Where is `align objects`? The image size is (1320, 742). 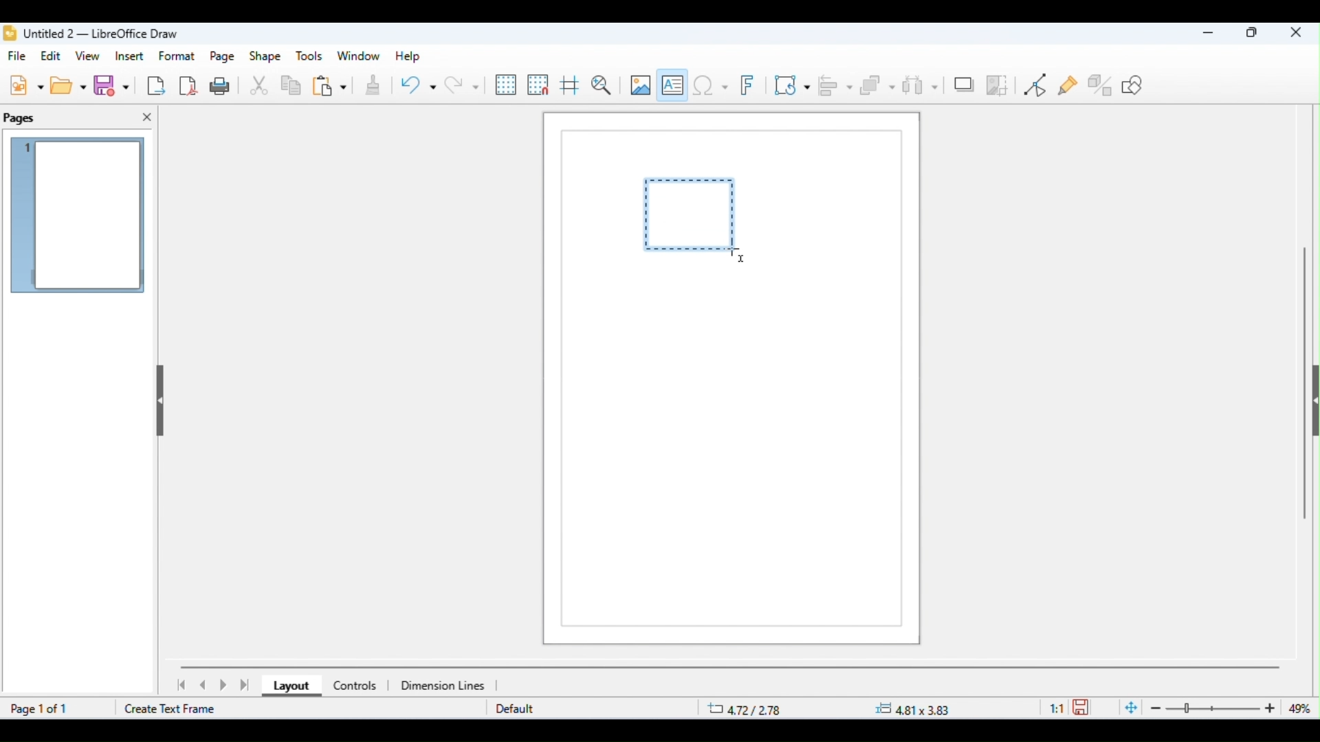
align objects is located at coordinates (837, 85).